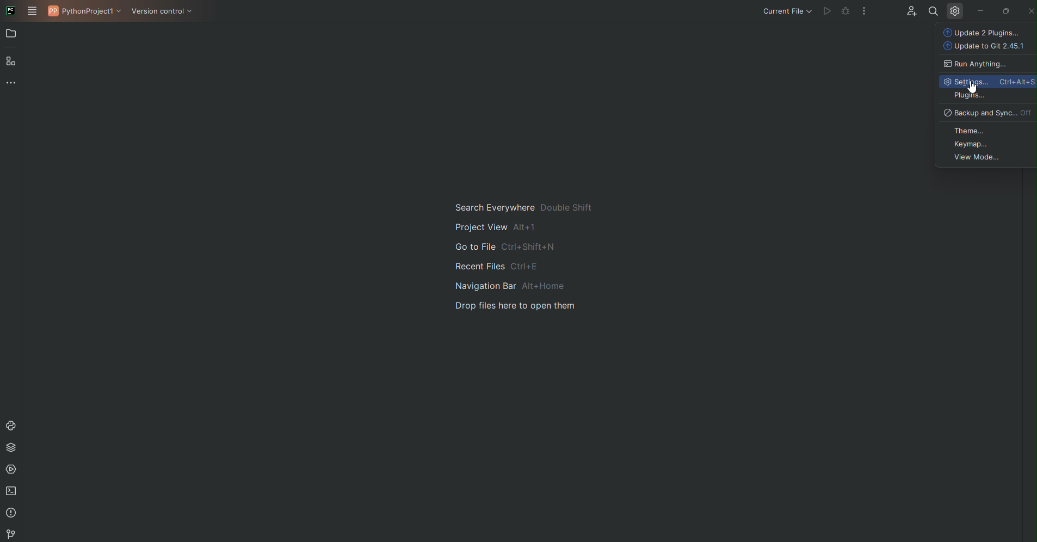  I want to click on Settings, so click(988, 82).